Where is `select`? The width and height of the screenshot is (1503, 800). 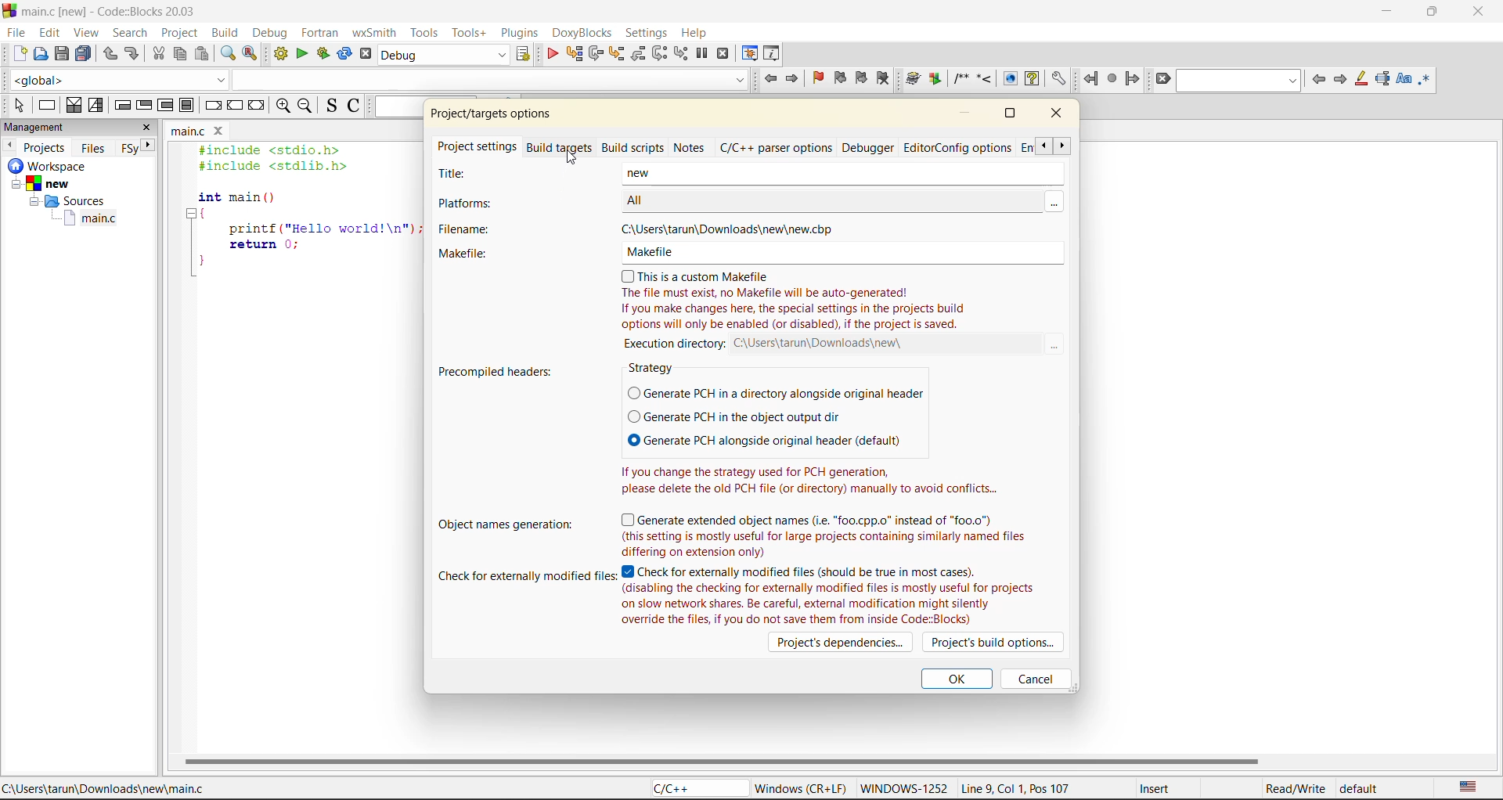 select is located at coordinates (15, 103).